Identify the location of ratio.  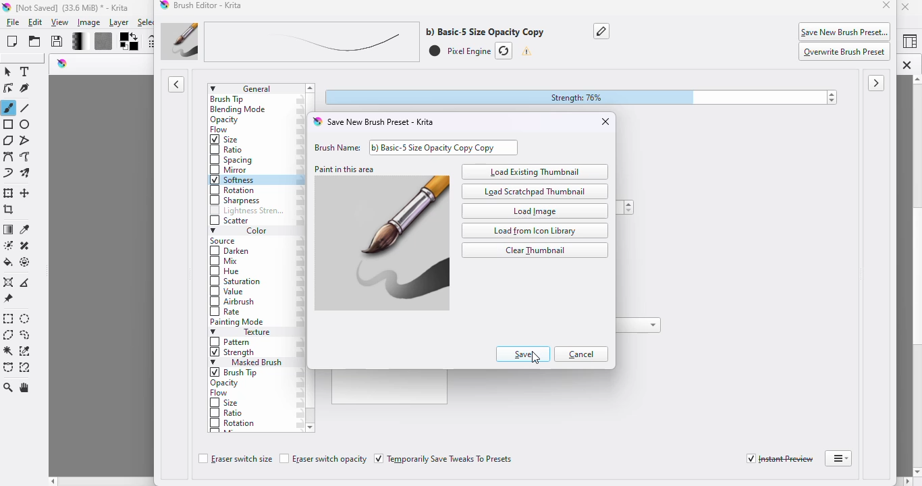
(225, 149).